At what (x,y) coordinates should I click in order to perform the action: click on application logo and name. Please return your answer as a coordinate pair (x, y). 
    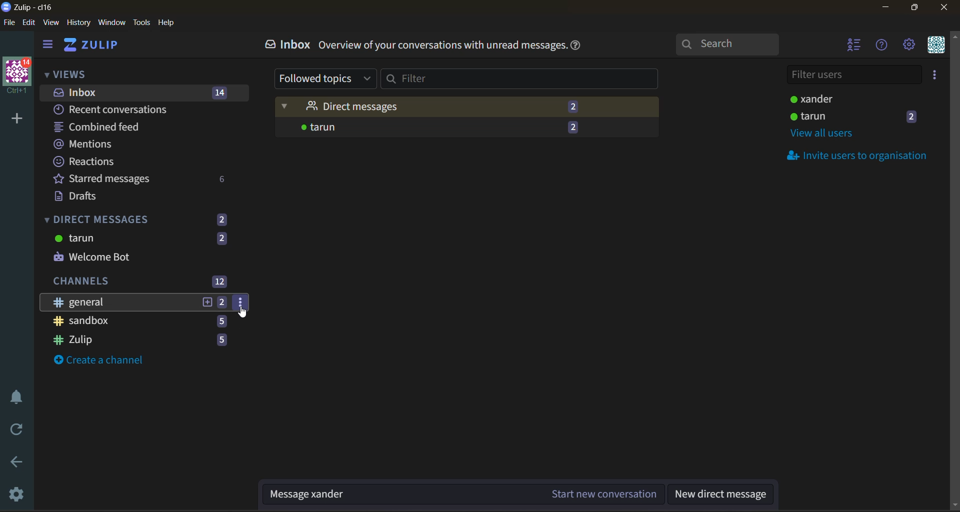
    Looking at the image, I should click on (30, 8).